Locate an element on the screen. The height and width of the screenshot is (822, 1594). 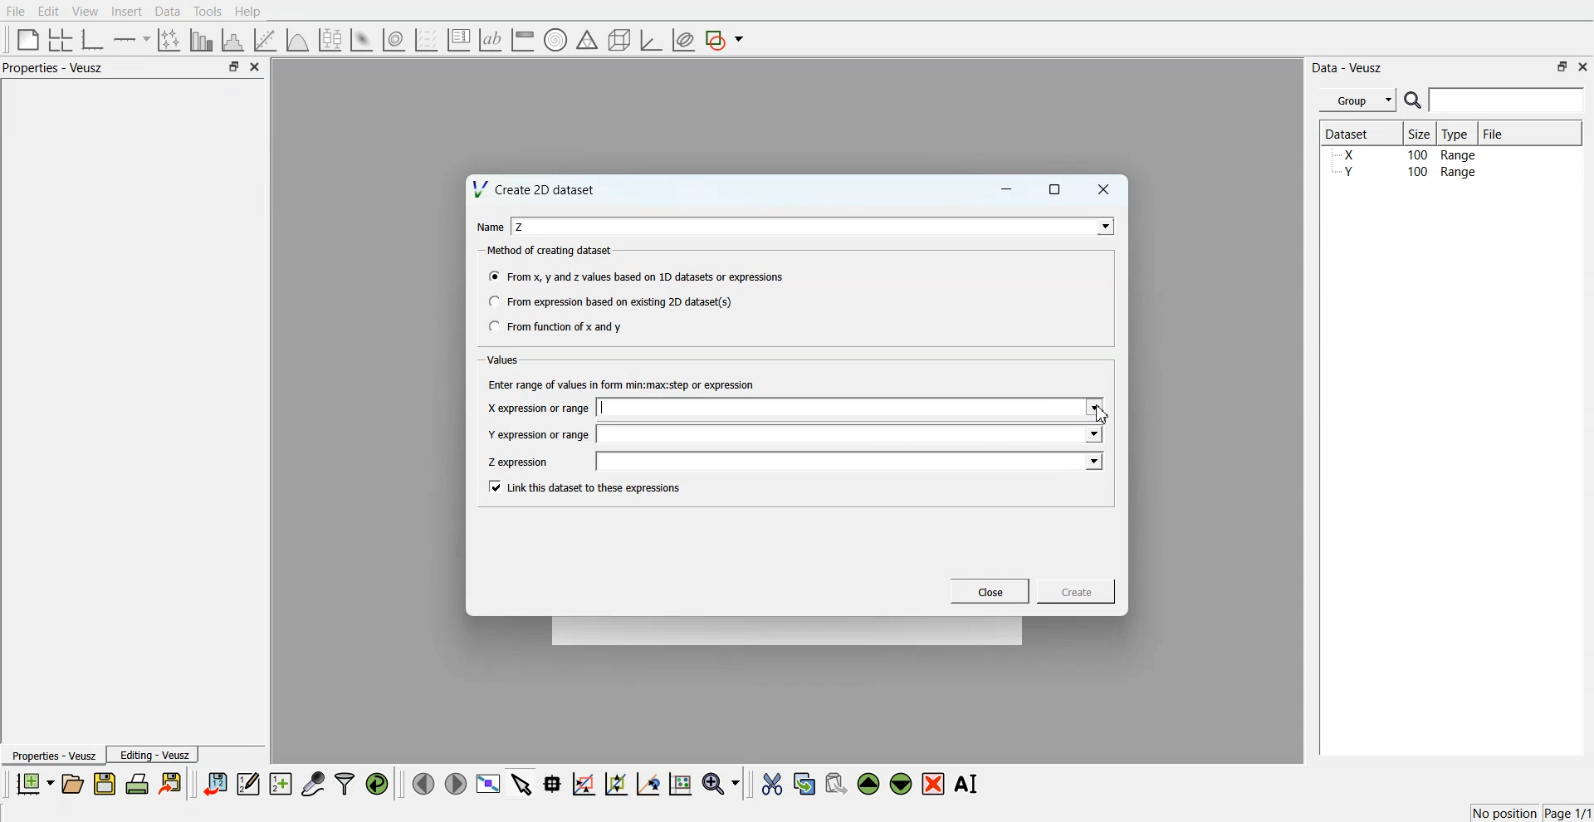
Save the document is located at coordinates (105, 783).